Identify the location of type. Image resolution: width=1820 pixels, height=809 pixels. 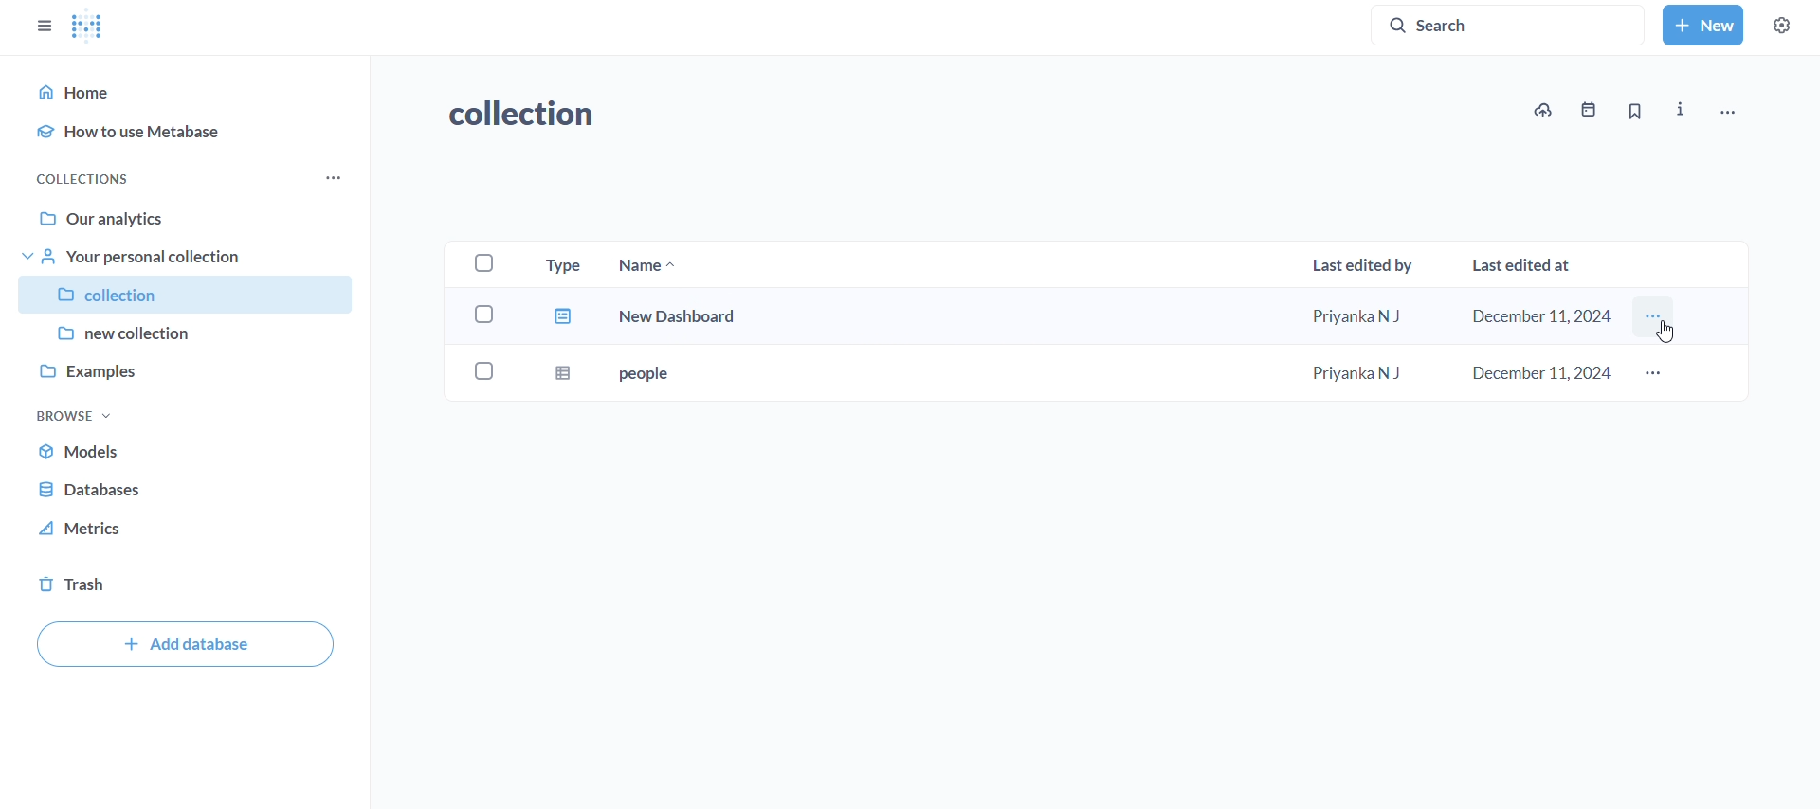
(561, 263).